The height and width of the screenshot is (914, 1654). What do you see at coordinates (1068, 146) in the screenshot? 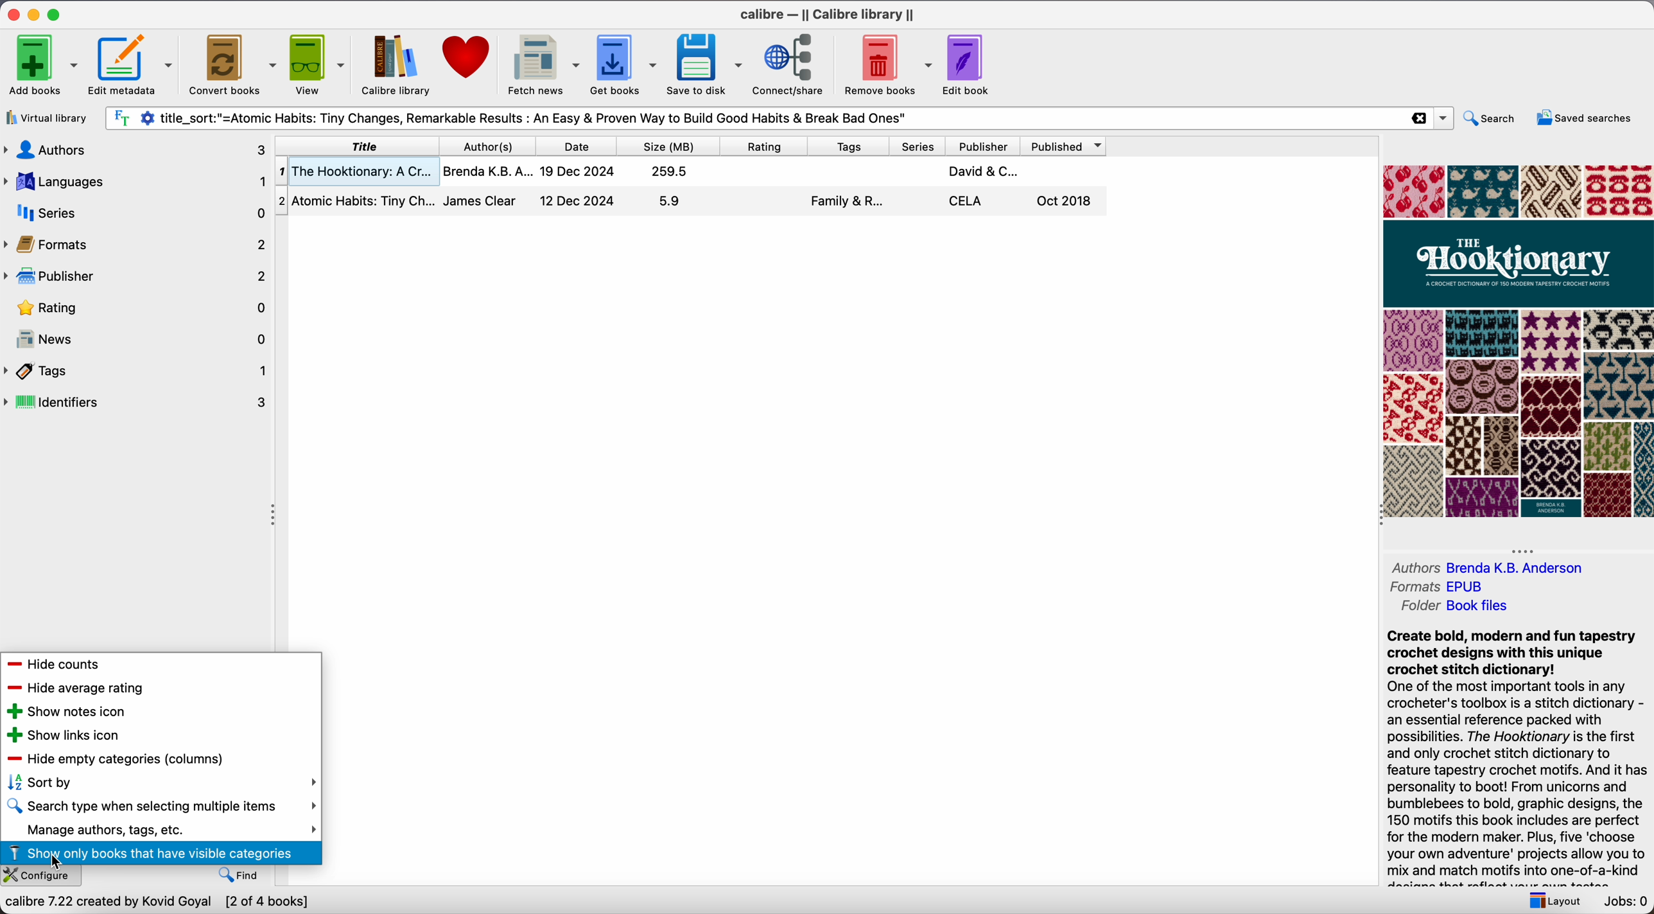
I see `published` at bounding box center [1068, 146].